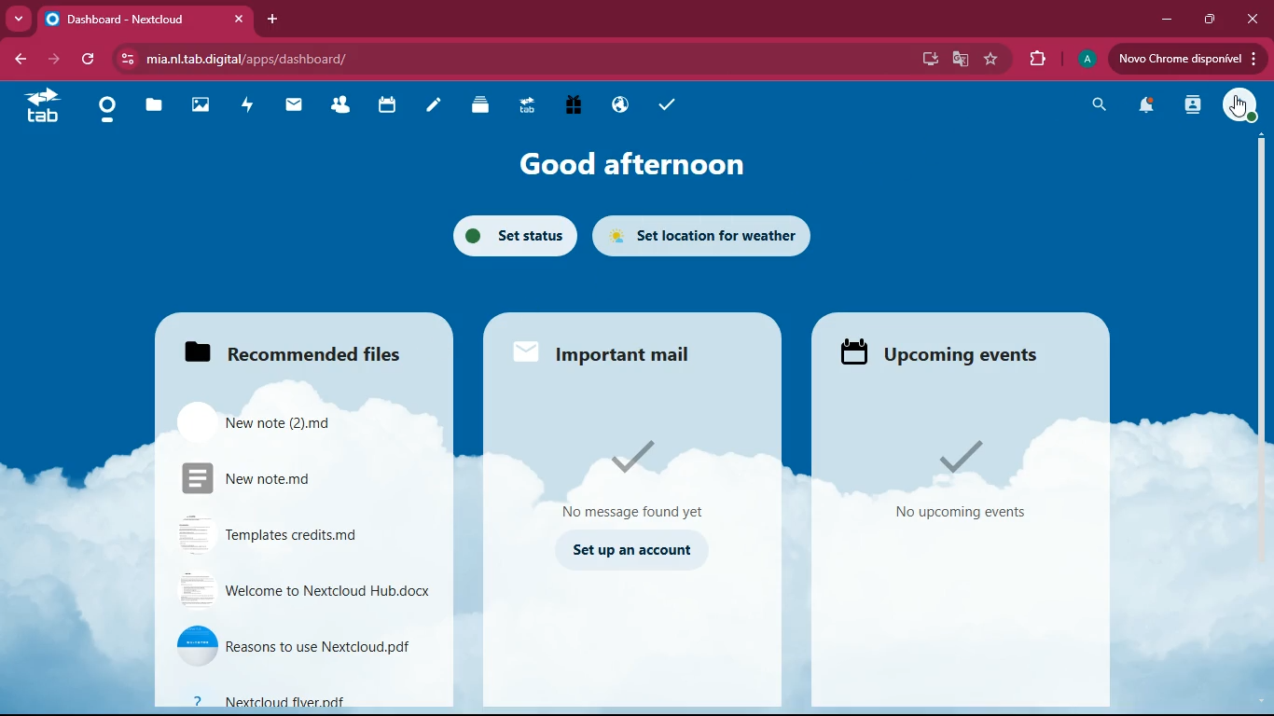  What do you see at coordinates (1146, 107) in the screenshot?
I see `notifications` at bounding box center [1146, 107].